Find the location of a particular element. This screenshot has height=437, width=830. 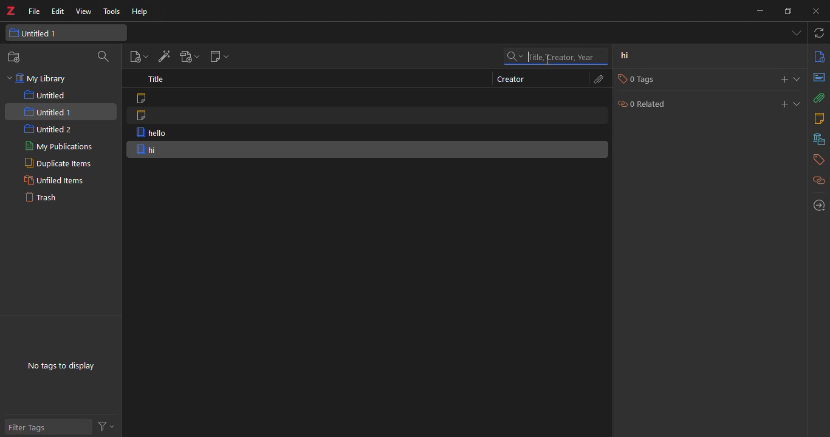

expand is located at coordinates (799, 79).